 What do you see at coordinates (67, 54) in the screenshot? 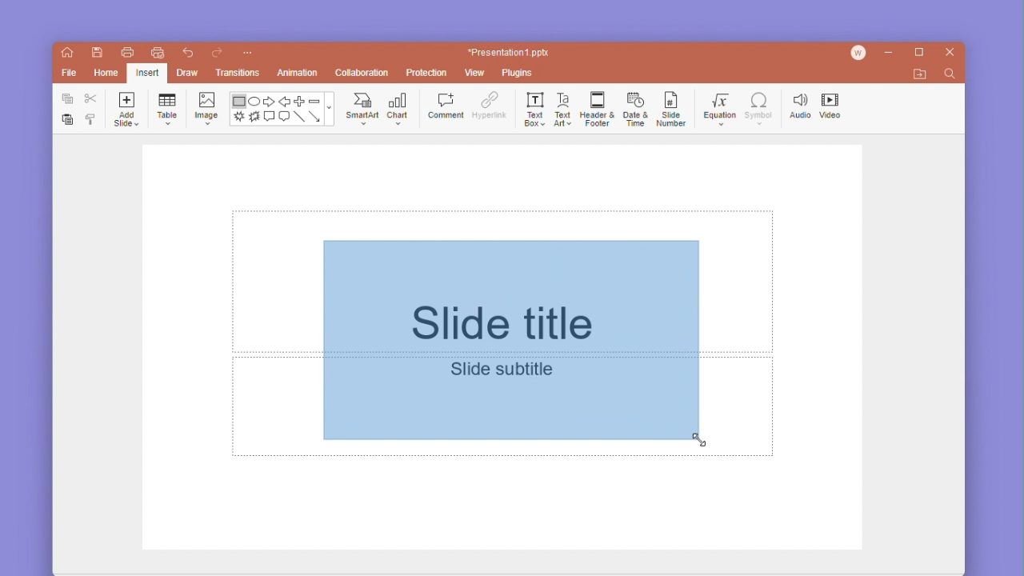
I see `home` at bounding box center [67, 54].